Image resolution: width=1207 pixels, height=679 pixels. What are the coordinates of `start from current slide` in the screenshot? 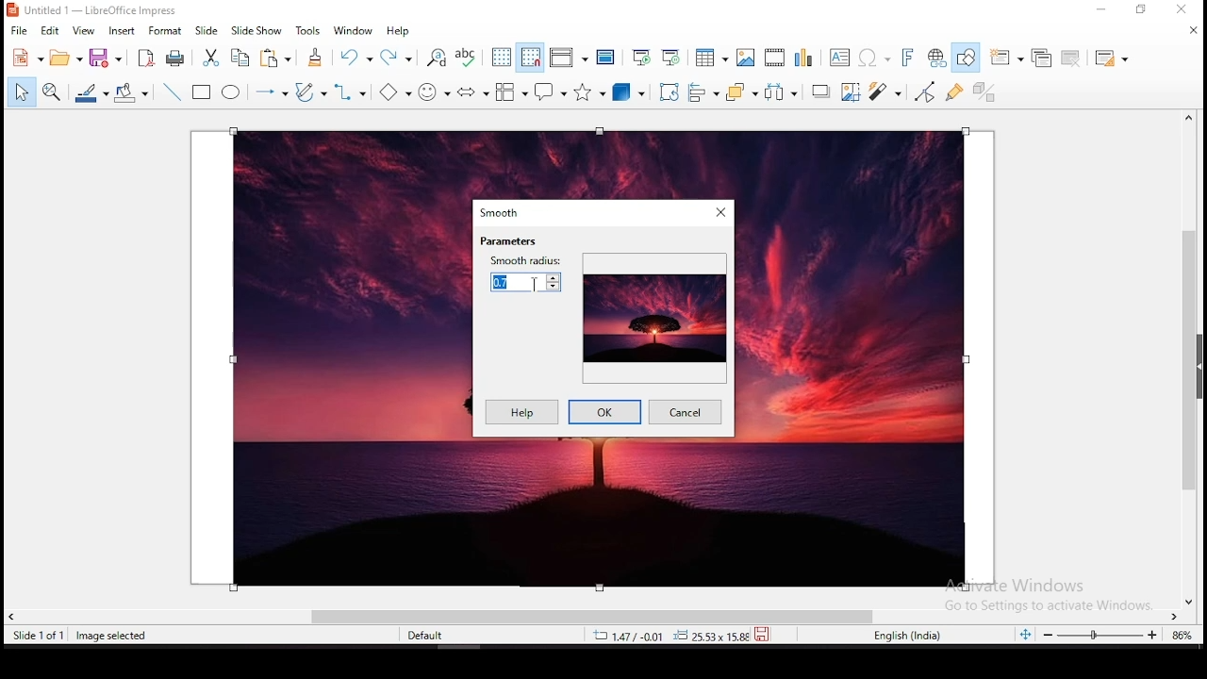 It's located at (671, 56).